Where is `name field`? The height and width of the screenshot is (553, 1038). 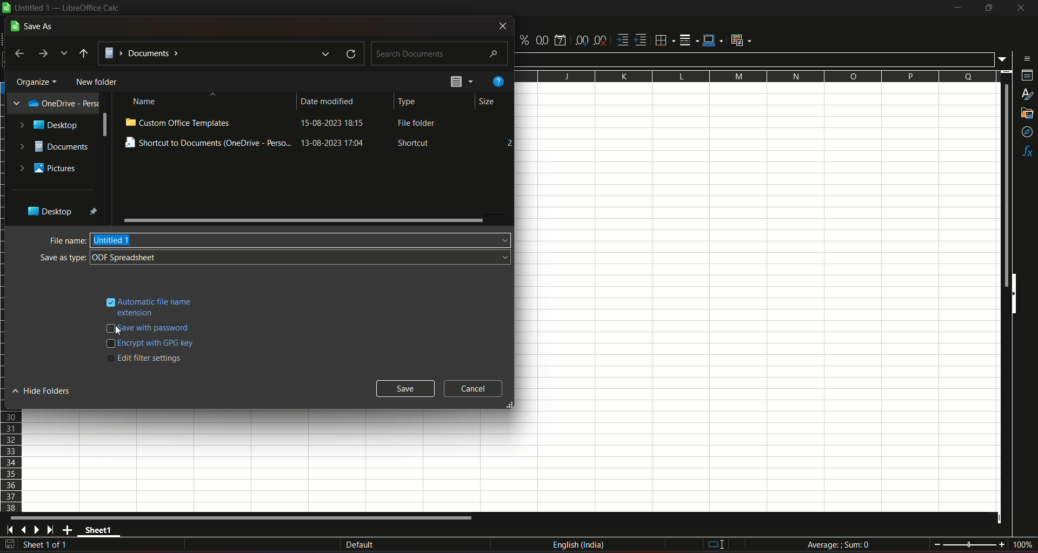
name field is located at coordinates (302, 240).